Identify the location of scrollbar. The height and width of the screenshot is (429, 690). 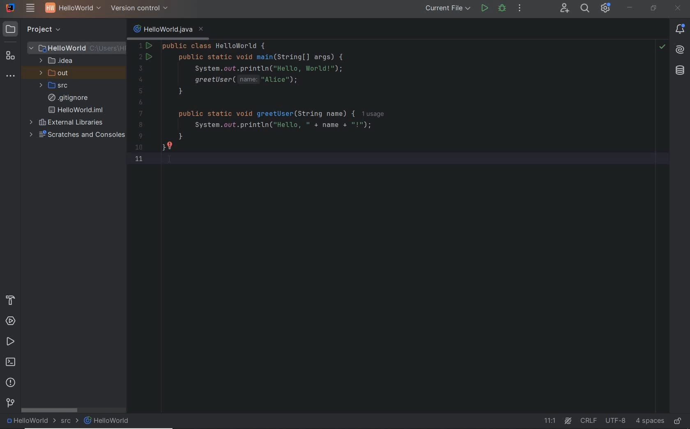
(50, 409).